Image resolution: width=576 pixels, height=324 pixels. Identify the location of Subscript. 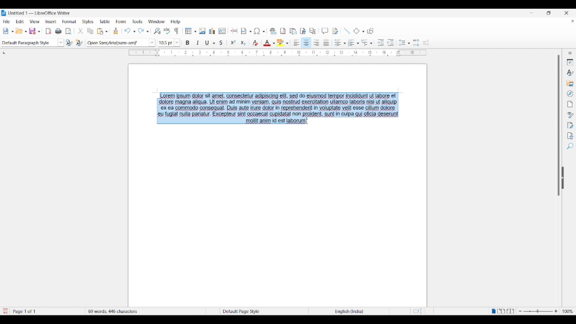
(243, 43).